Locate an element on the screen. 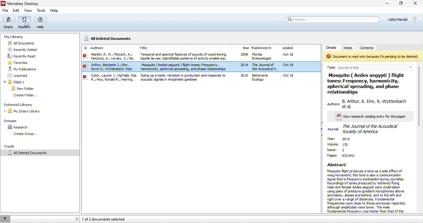 This screenshot has height=223, width=423. ES SA E————
beetle larvae: Identifiable pattems of activity enable mp.
Mosauito Aedes aegypti) fight tones: Frequency,
harmoniiy, spherical spreading, and phase relationships

a Sizing up 3 mate: Variation n production and response to
‘acoustic signals in Anopheles gambiae is located at coordinates (184, 68).